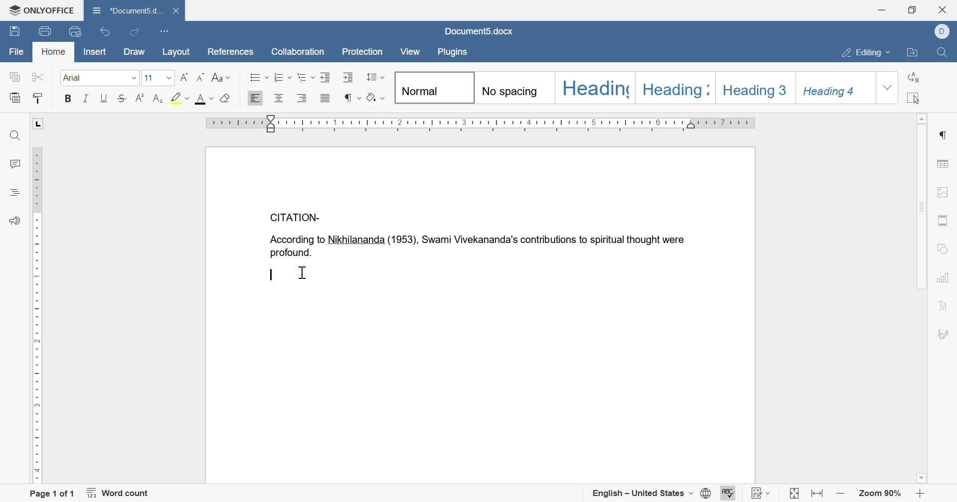  I want to click on headings, so click(15, 193).